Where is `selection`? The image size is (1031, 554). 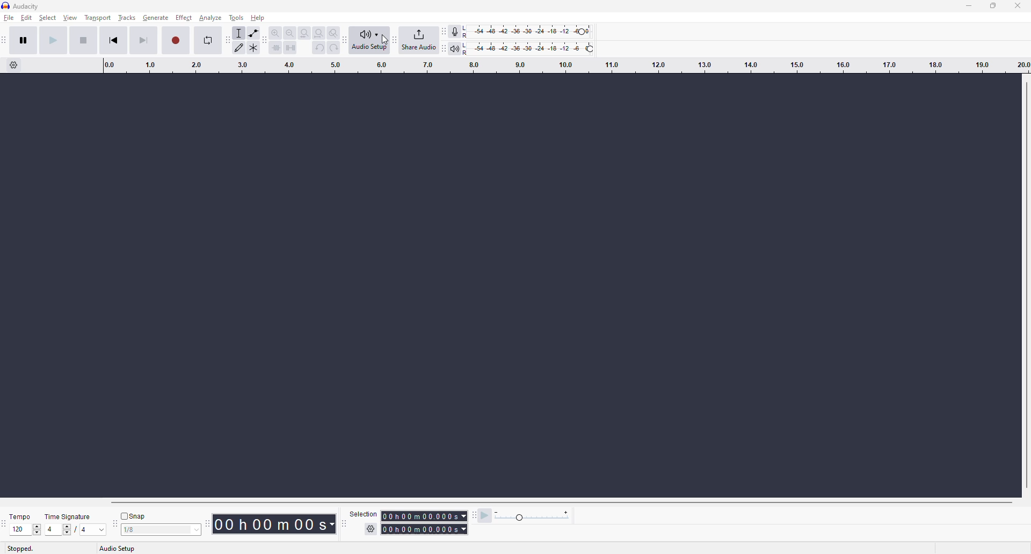
selection is located at coordinates (423, 520).